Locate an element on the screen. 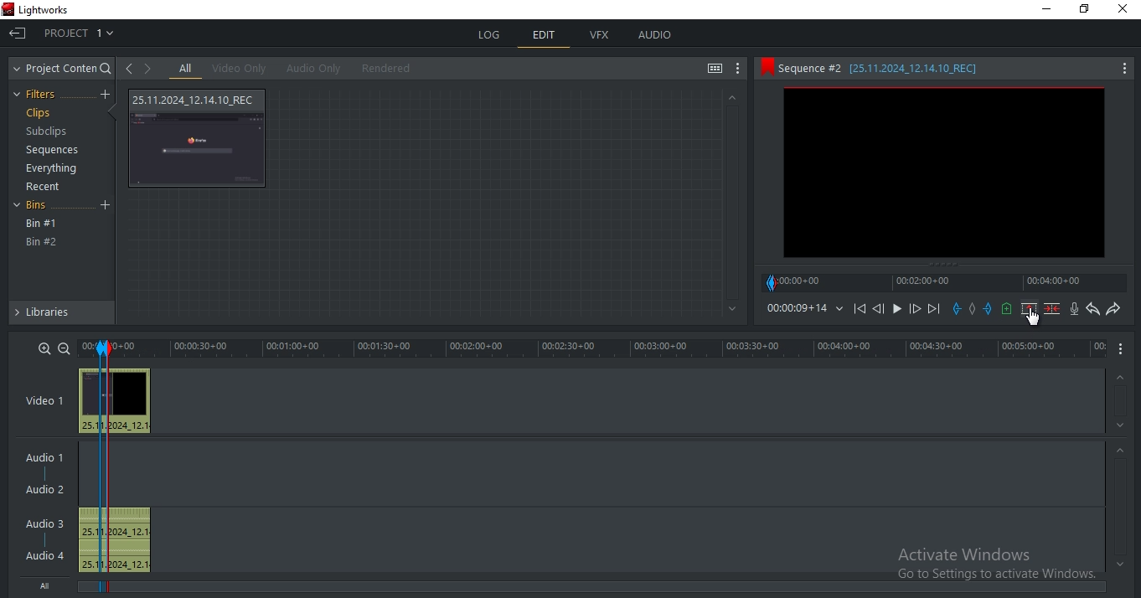  go to previous viewed clip is located at coordinates (128, 68).